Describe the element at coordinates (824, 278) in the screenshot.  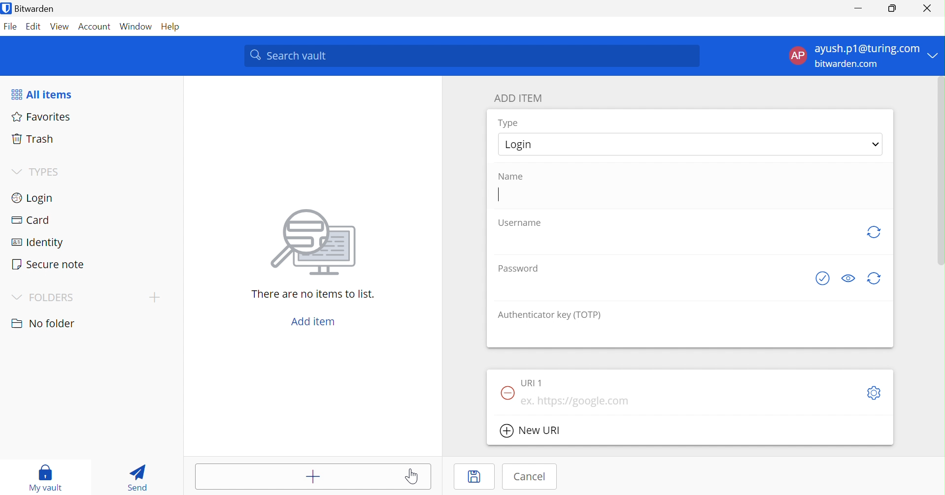
I see `Check if password has been exposed` at that location.